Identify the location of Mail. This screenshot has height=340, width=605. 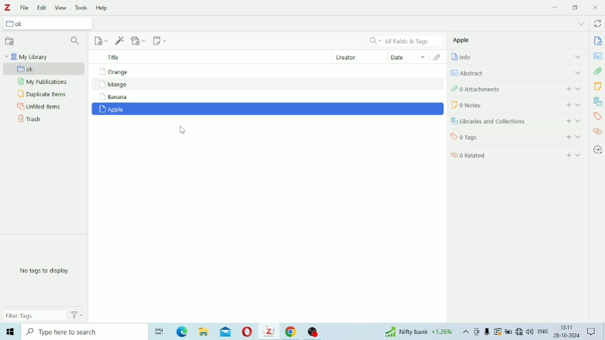
(225, 332).